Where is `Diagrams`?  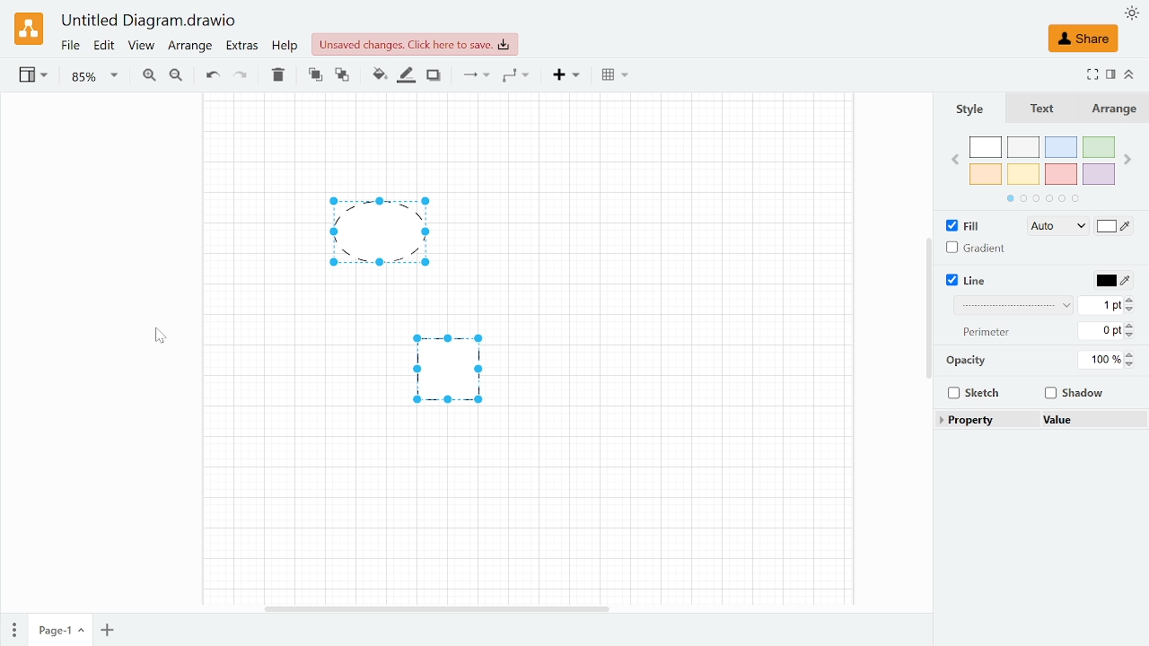
Diagrams is located at coordinates (410, 318).